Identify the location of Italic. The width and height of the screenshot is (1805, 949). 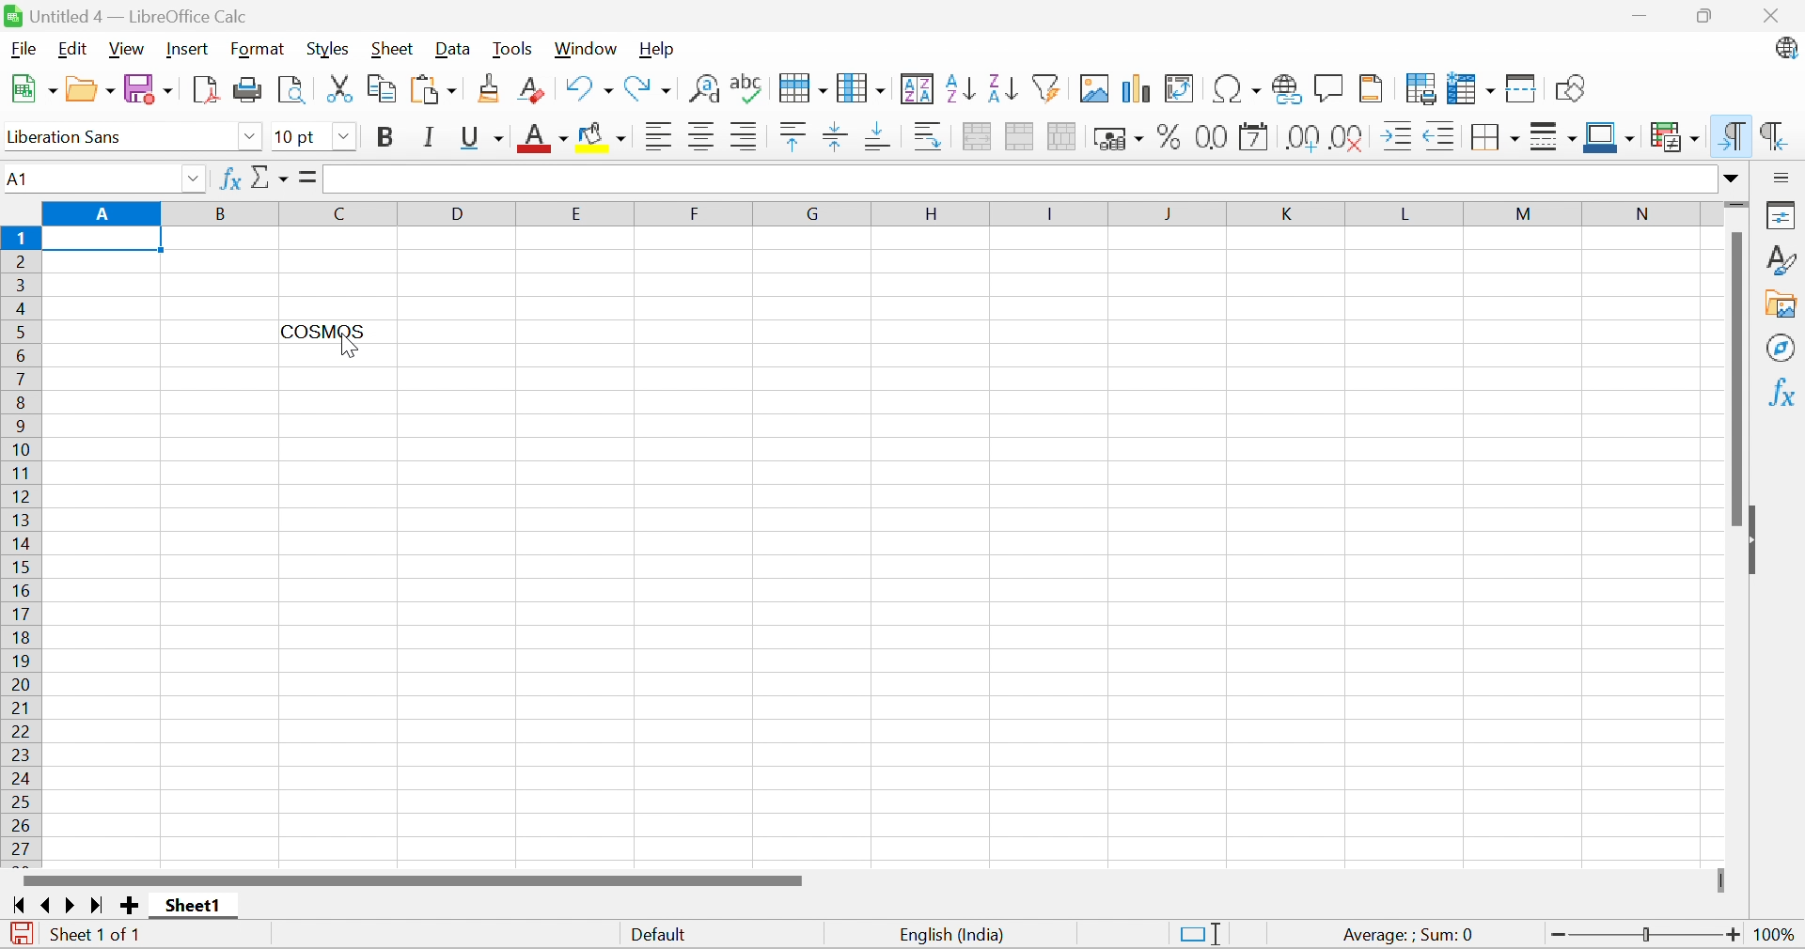
(431, 137).